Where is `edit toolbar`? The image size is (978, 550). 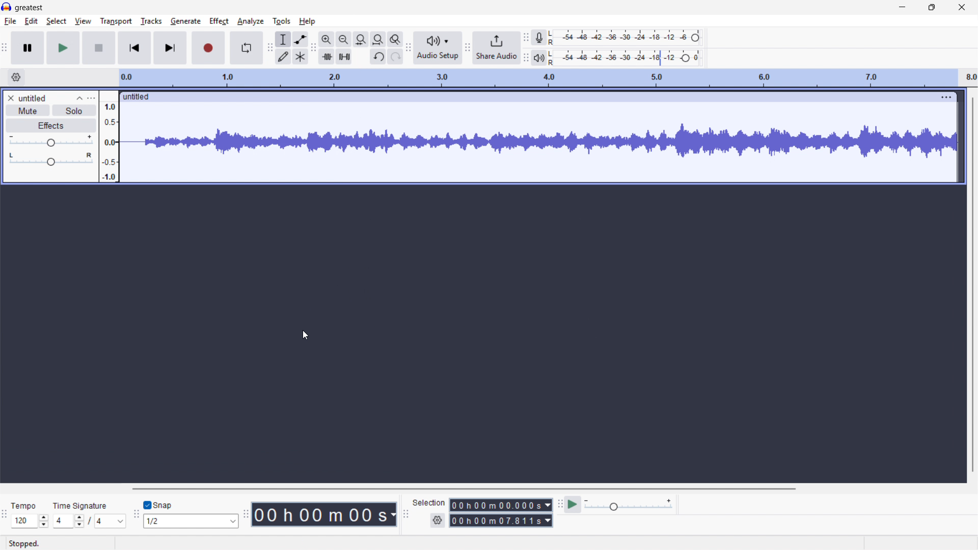
edit toolbar is located at coordinates (313, 48).